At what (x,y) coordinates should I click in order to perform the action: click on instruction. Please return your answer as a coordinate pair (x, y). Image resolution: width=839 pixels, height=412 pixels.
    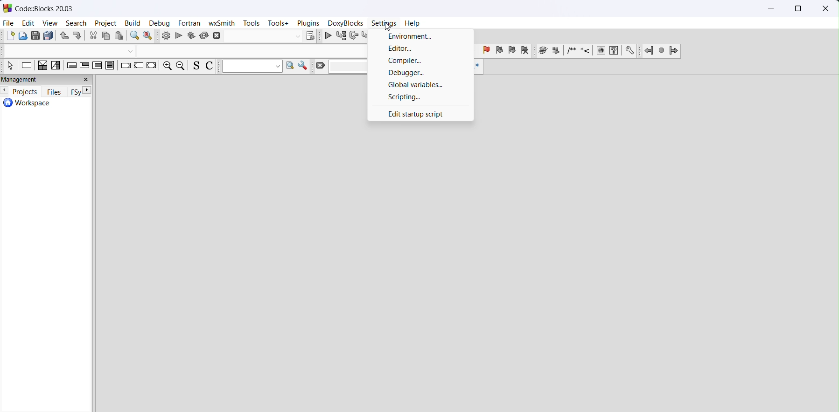
    Looking at the image, I should click on (26, 66).